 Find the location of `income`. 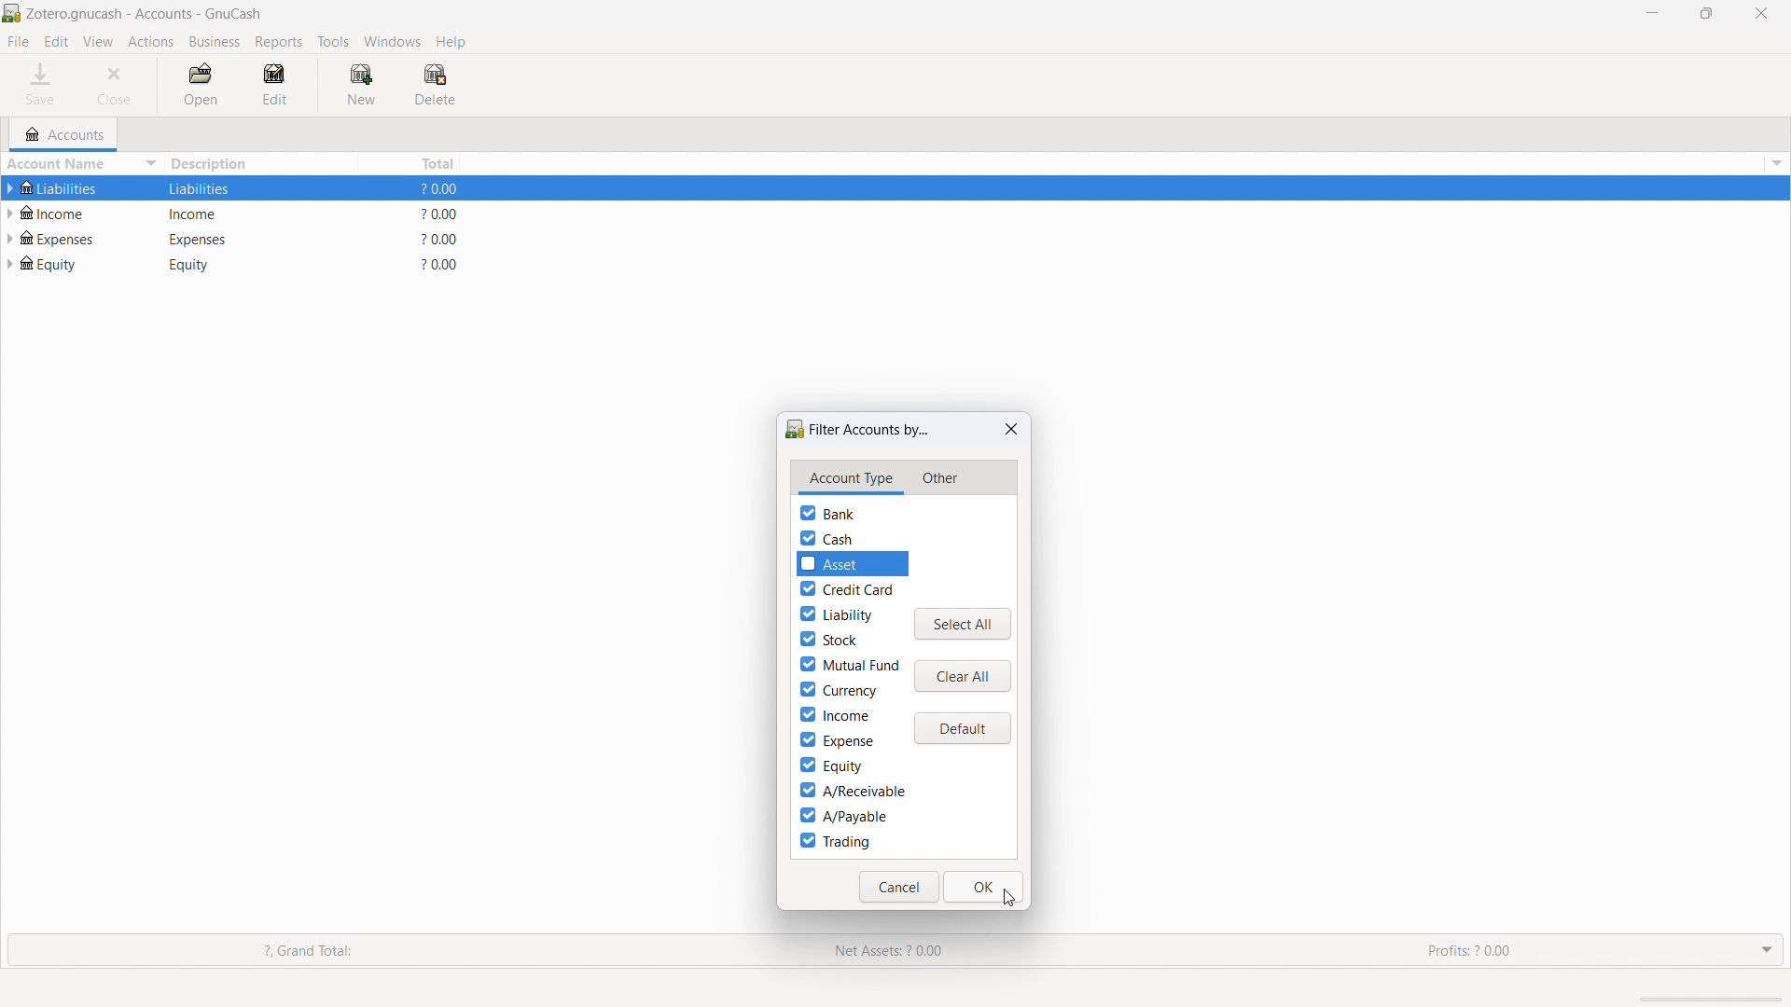

income is located at coordinates (60, 212).